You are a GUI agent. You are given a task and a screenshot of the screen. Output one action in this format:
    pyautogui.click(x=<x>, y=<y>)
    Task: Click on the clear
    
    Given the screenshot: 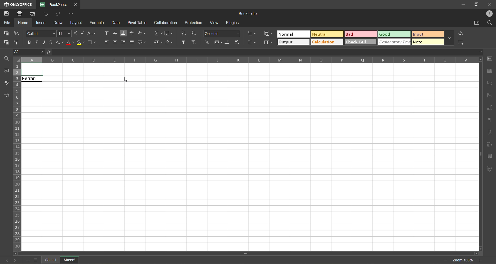 What is the action you would take?
    pyautogui.click(x=169, y=43)
    